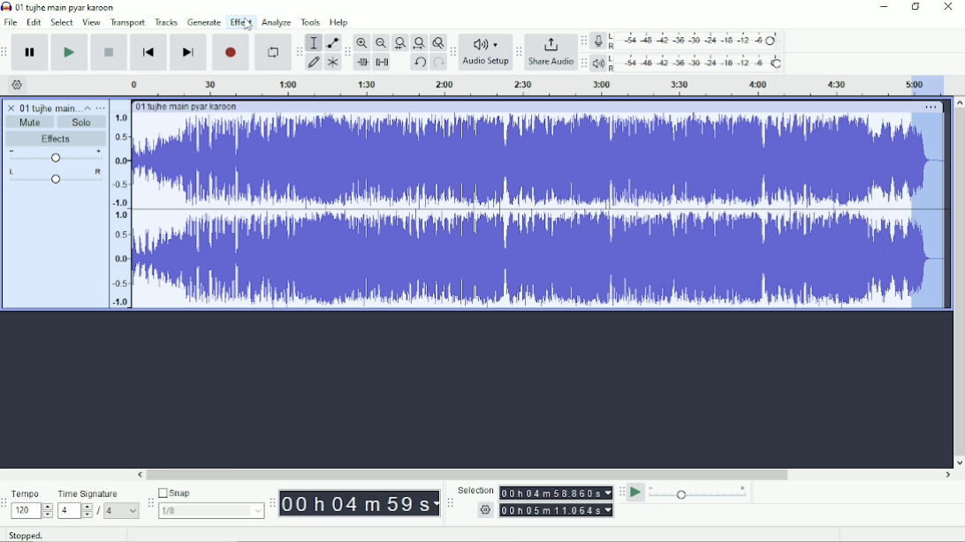 The height and width of the screenshot is (542, 965). I want to click on Stopped, so click(24, 536).